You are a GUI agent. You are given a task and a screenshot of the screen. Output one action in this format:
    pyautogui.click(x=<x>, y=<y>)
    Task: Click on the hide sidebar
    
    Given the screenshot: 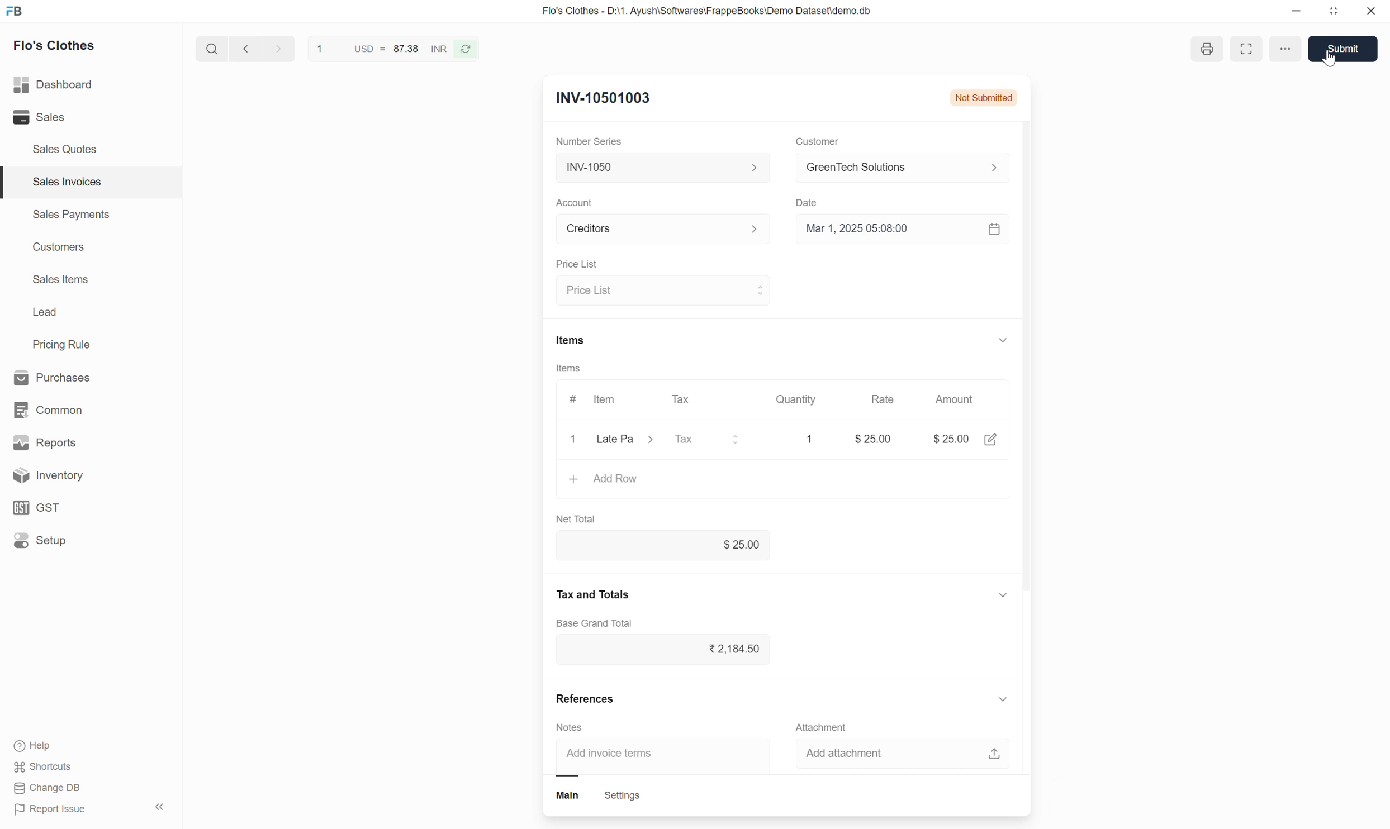 What is the action you would take?
    pyautogui.click(x=161, y=807)
    